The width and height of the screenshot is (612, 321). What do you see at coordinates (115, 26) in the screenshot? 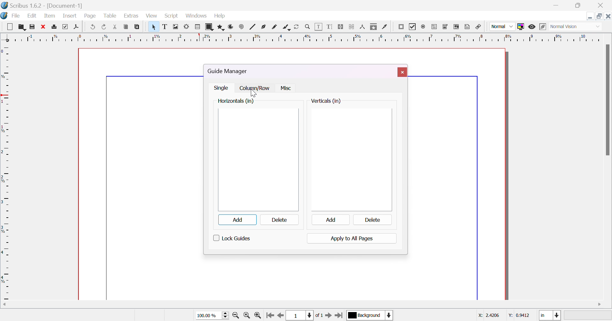
I see `cut` at bounding box center [115, 26].